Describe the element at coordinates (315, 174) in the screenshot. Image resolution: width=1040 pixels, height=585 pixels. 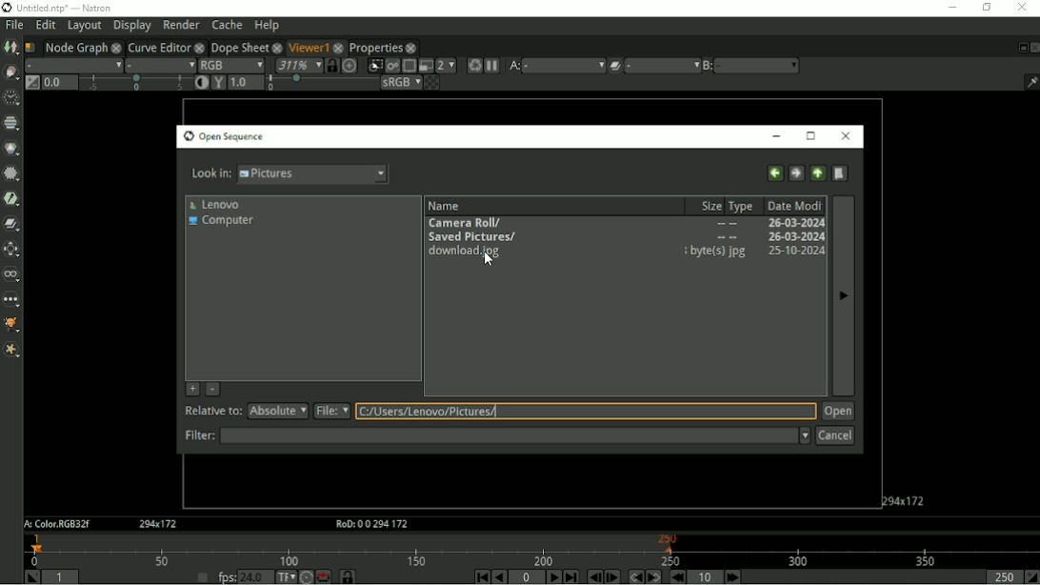
I see `pictures` at that location.